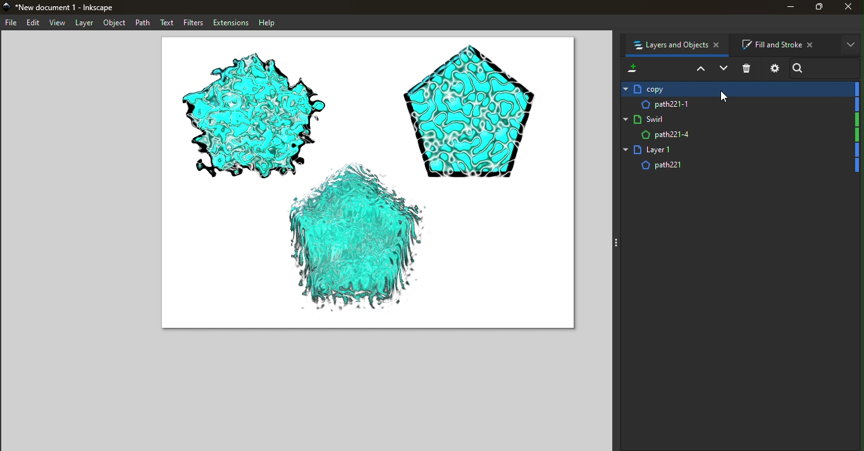  I want to click on Delete selected item, so click(748, 69).